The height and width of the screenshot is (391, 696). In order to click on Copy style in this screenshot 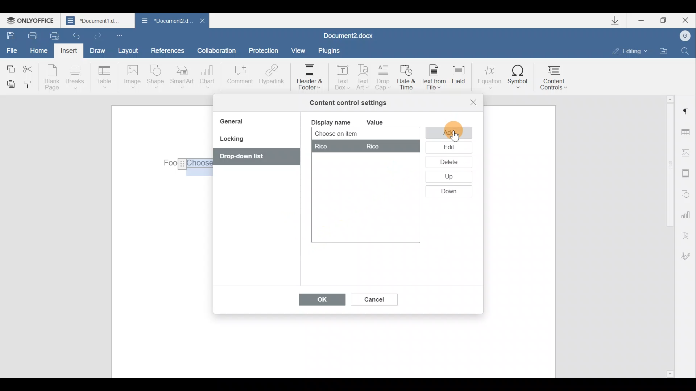, I will do `click(28, 86)`.